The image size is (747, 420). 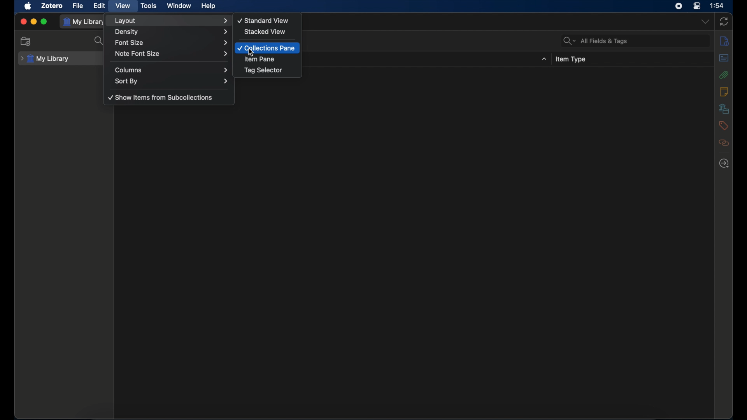 What do you see at coordinates (172, 70) in the screenshot?
I see `columns` at bounding box center [172, 70].